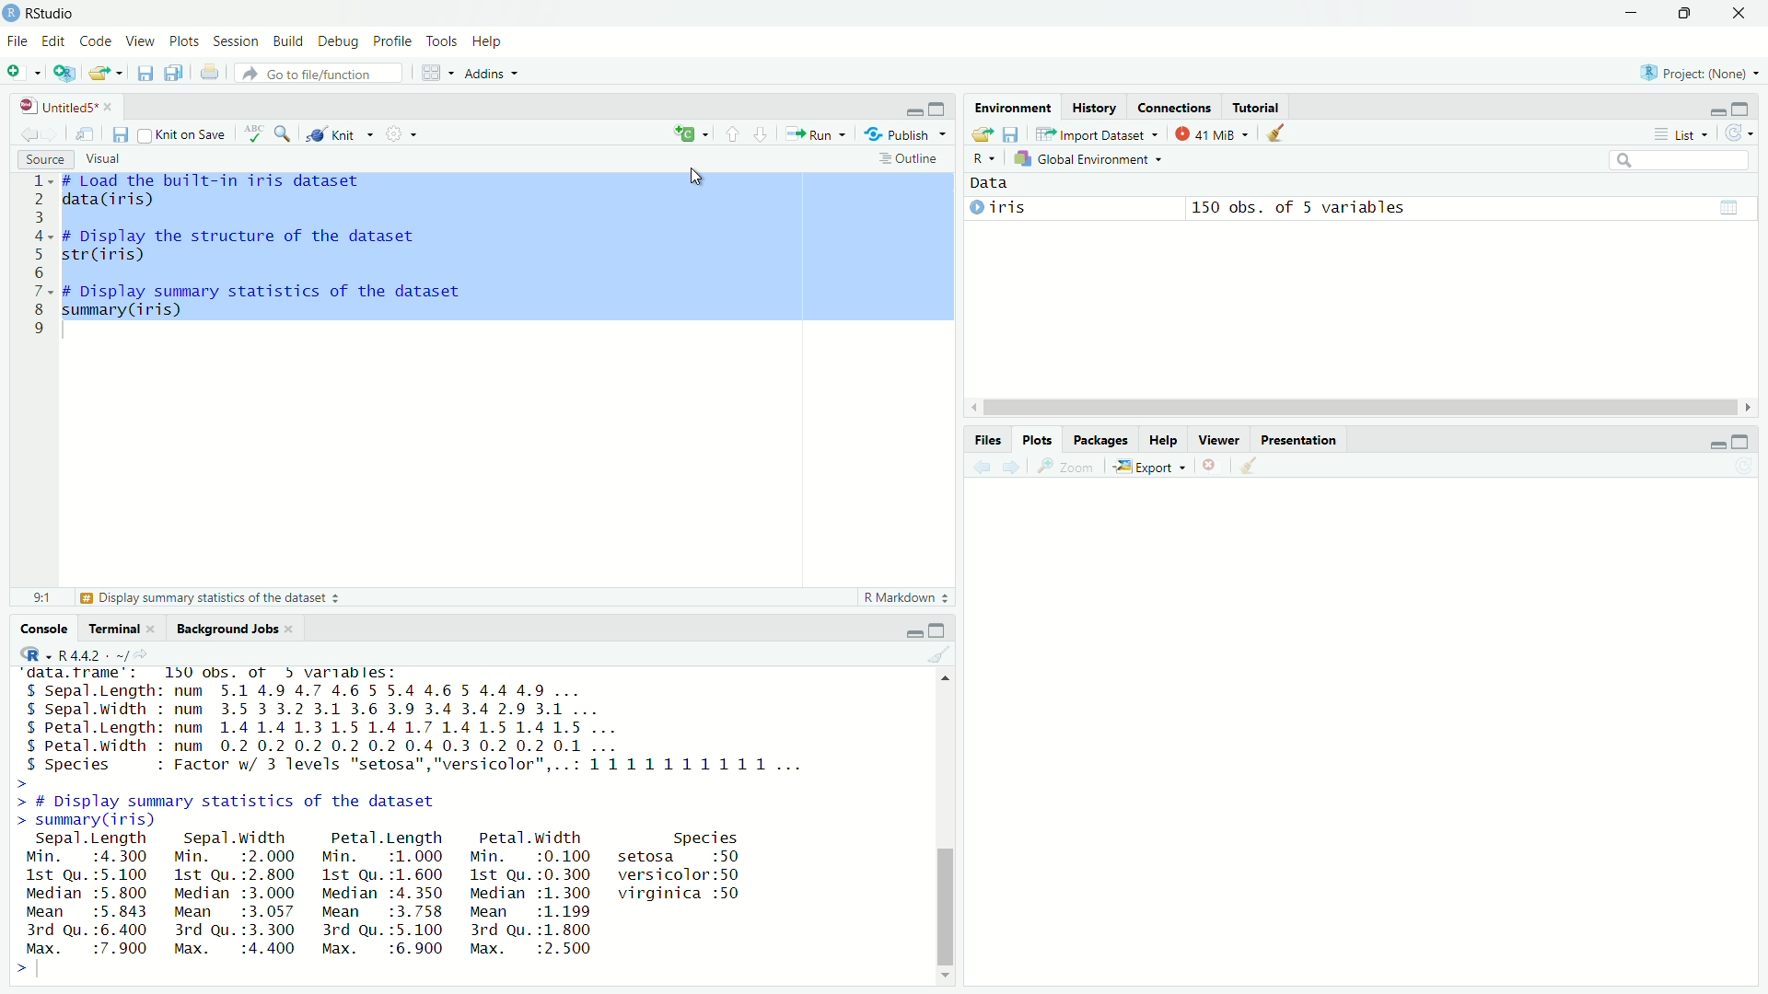 The image size is (1768, 994). I want to click on platrorm: x¥b_b4-wb4-mingwiZ/xo4R is free software and comes with ABSOLUTELY NO WARRANTY.You are welcome to redistribute it under certain conditions.Type 'license()' or 'licence()' for distribution details.Natural language support but running in an English localeR is a collaborative project with many contributors.Type 'contributors()' for more information and‘citation()' on how to cite R or R packages in publications.Type 'demo()' for some demos, 'help()' for on-line help, or'help.start()"' for an HTML browser interface to help.Type 'qQ)' to quit R, so click(465, 826).